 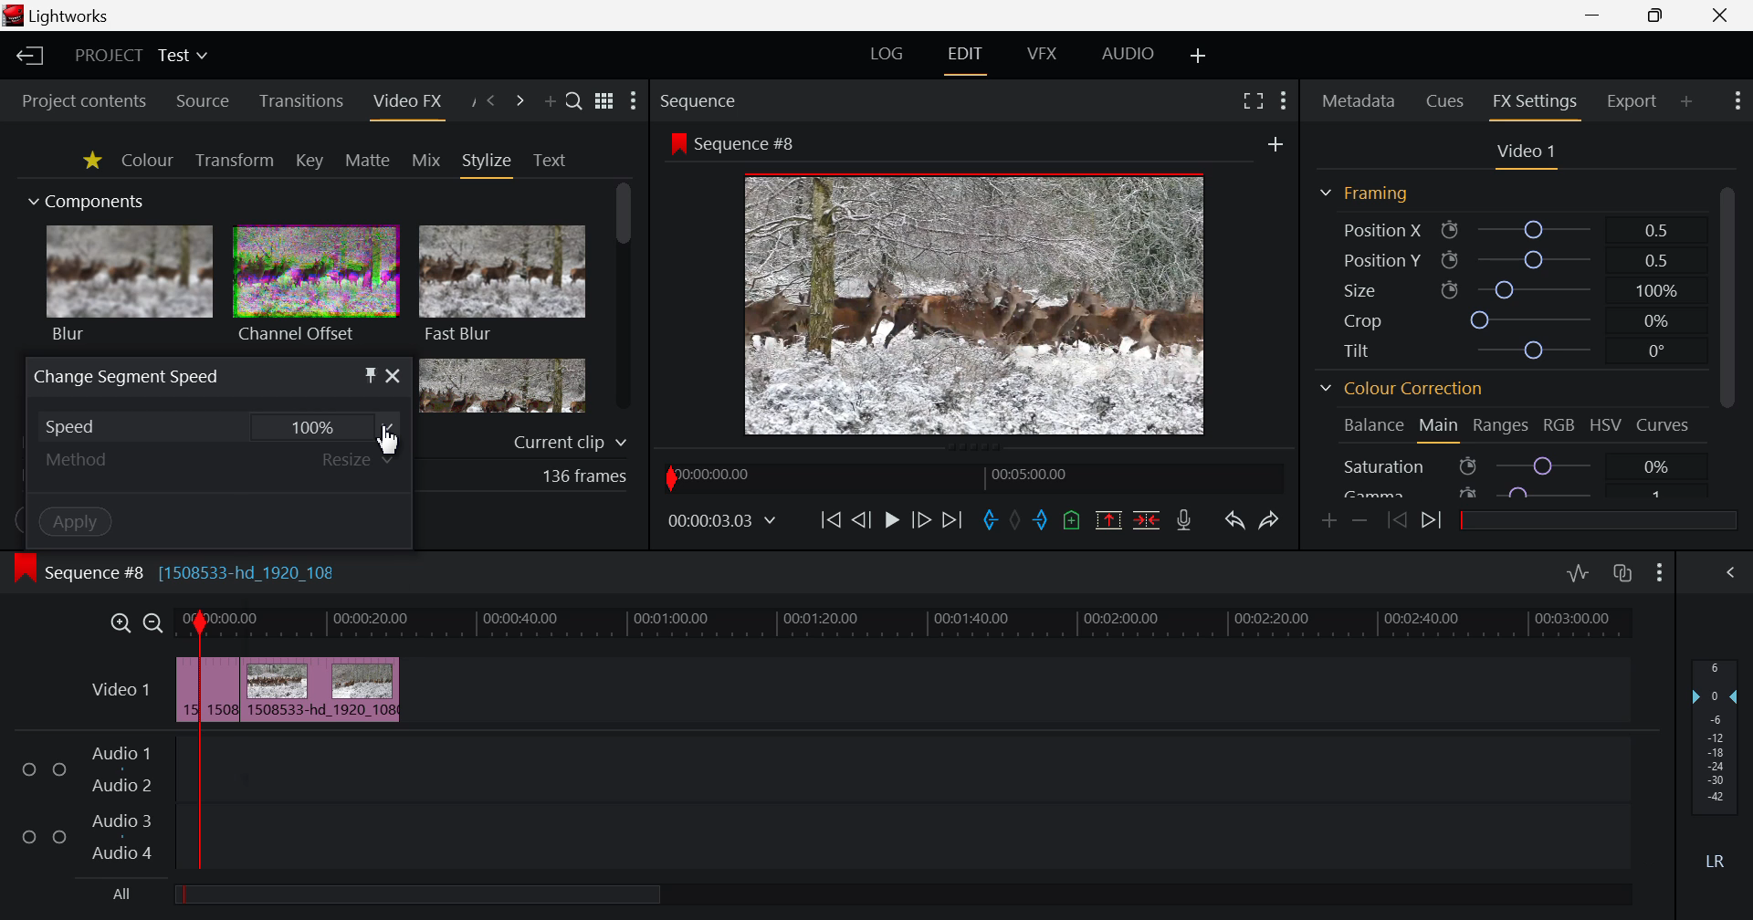 What do you see at coordinates (309, 161) in the screenshot?
I see `Key` at bounding box center [309, 161].